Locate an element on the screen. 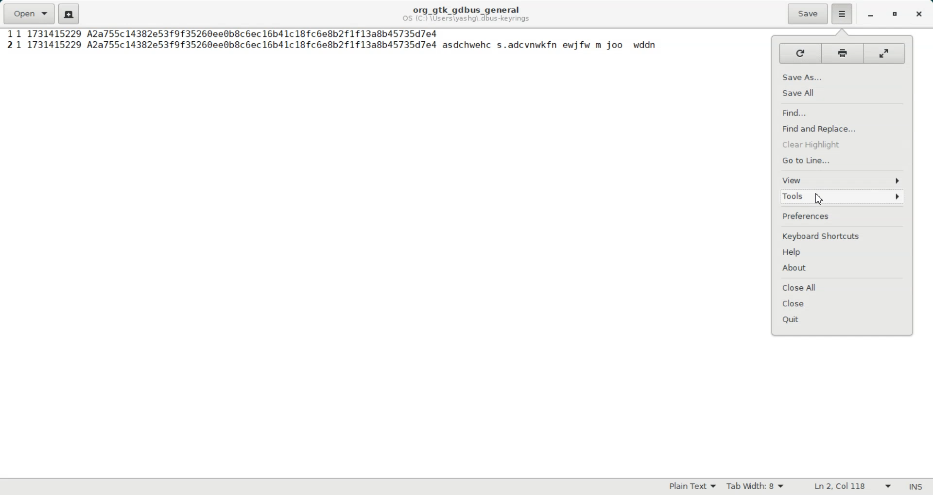 The image size is (933, 495). Keyboard Shortcuts is located at coordinates (843, 236).